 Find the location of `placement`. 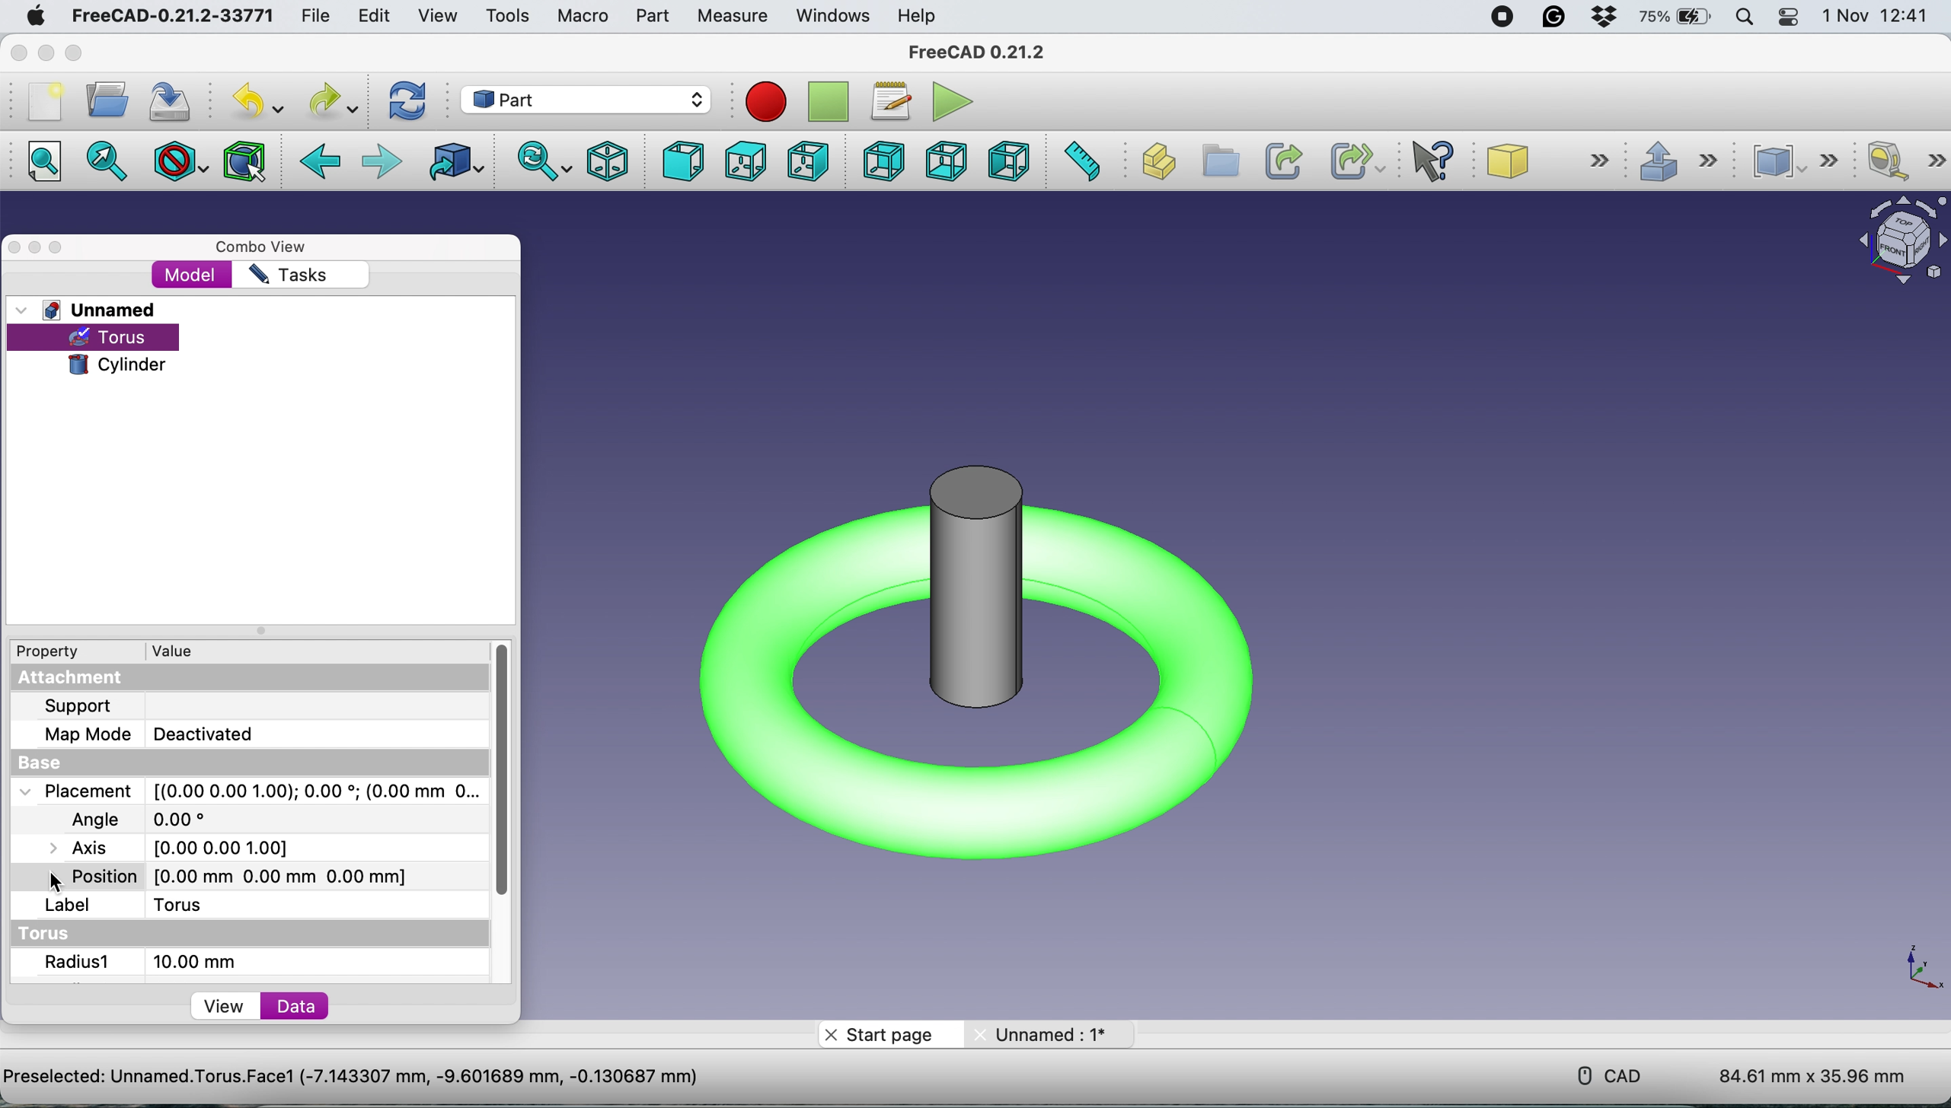

placement is located at coordinates (248, 792).